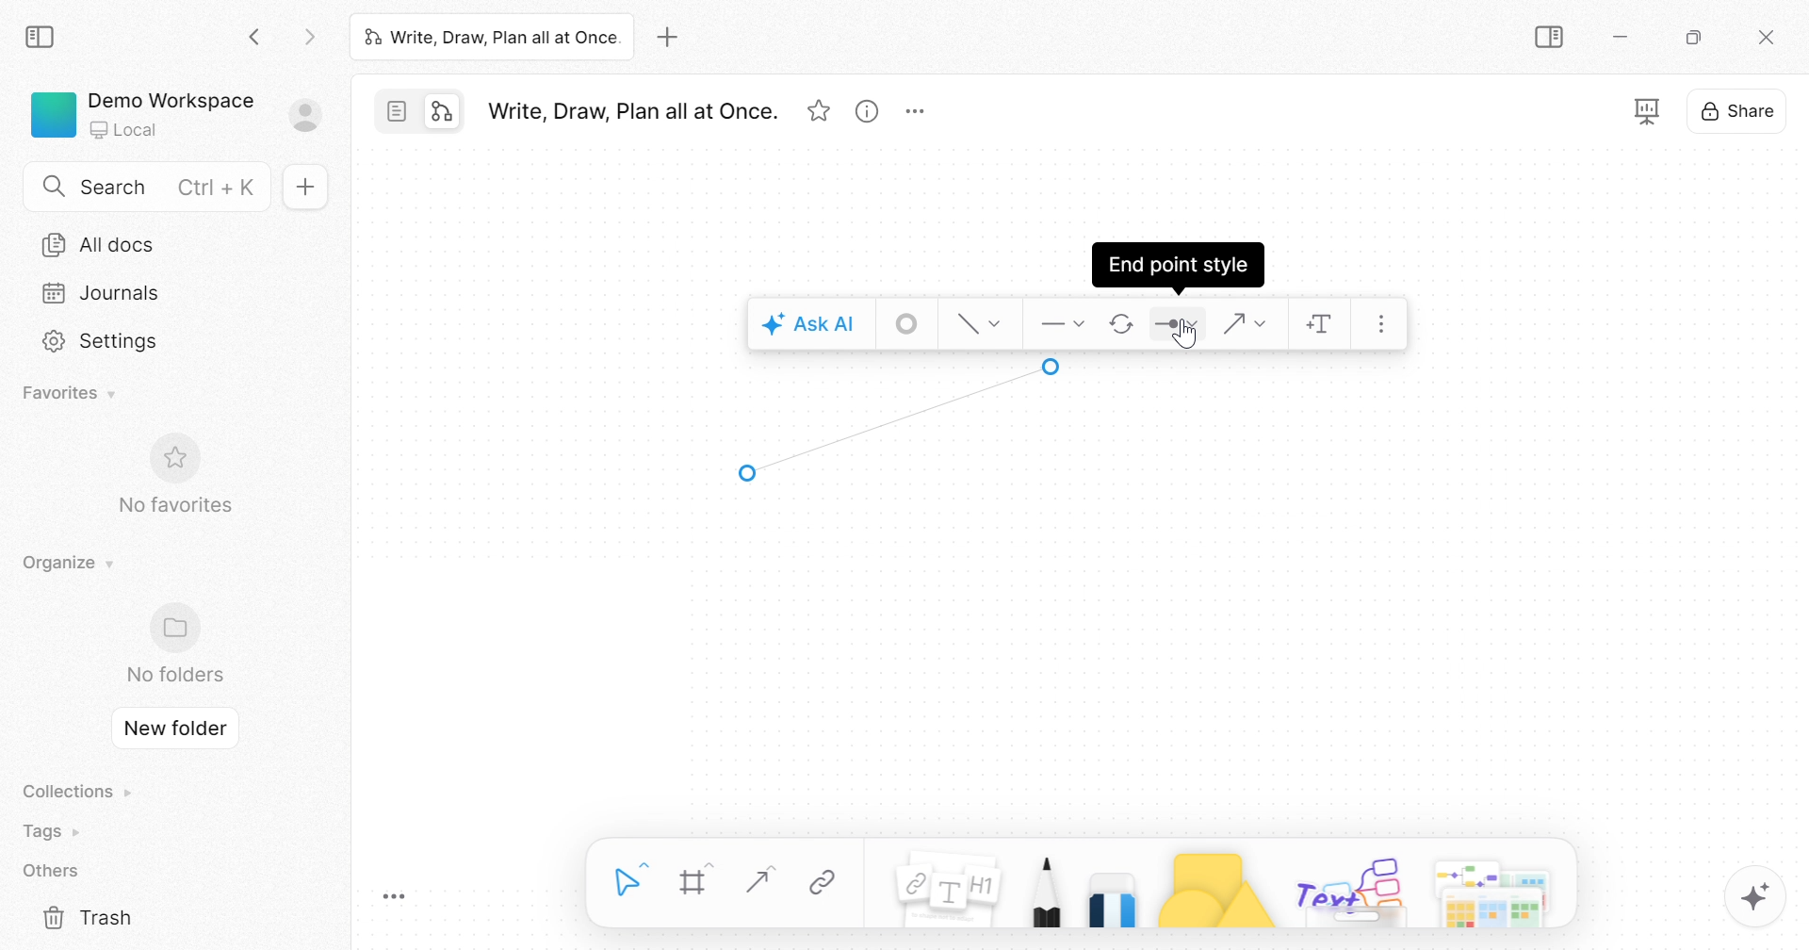  Describe the element at coordinates (176, 729) in the screenshot. I see `New folder` at that location.